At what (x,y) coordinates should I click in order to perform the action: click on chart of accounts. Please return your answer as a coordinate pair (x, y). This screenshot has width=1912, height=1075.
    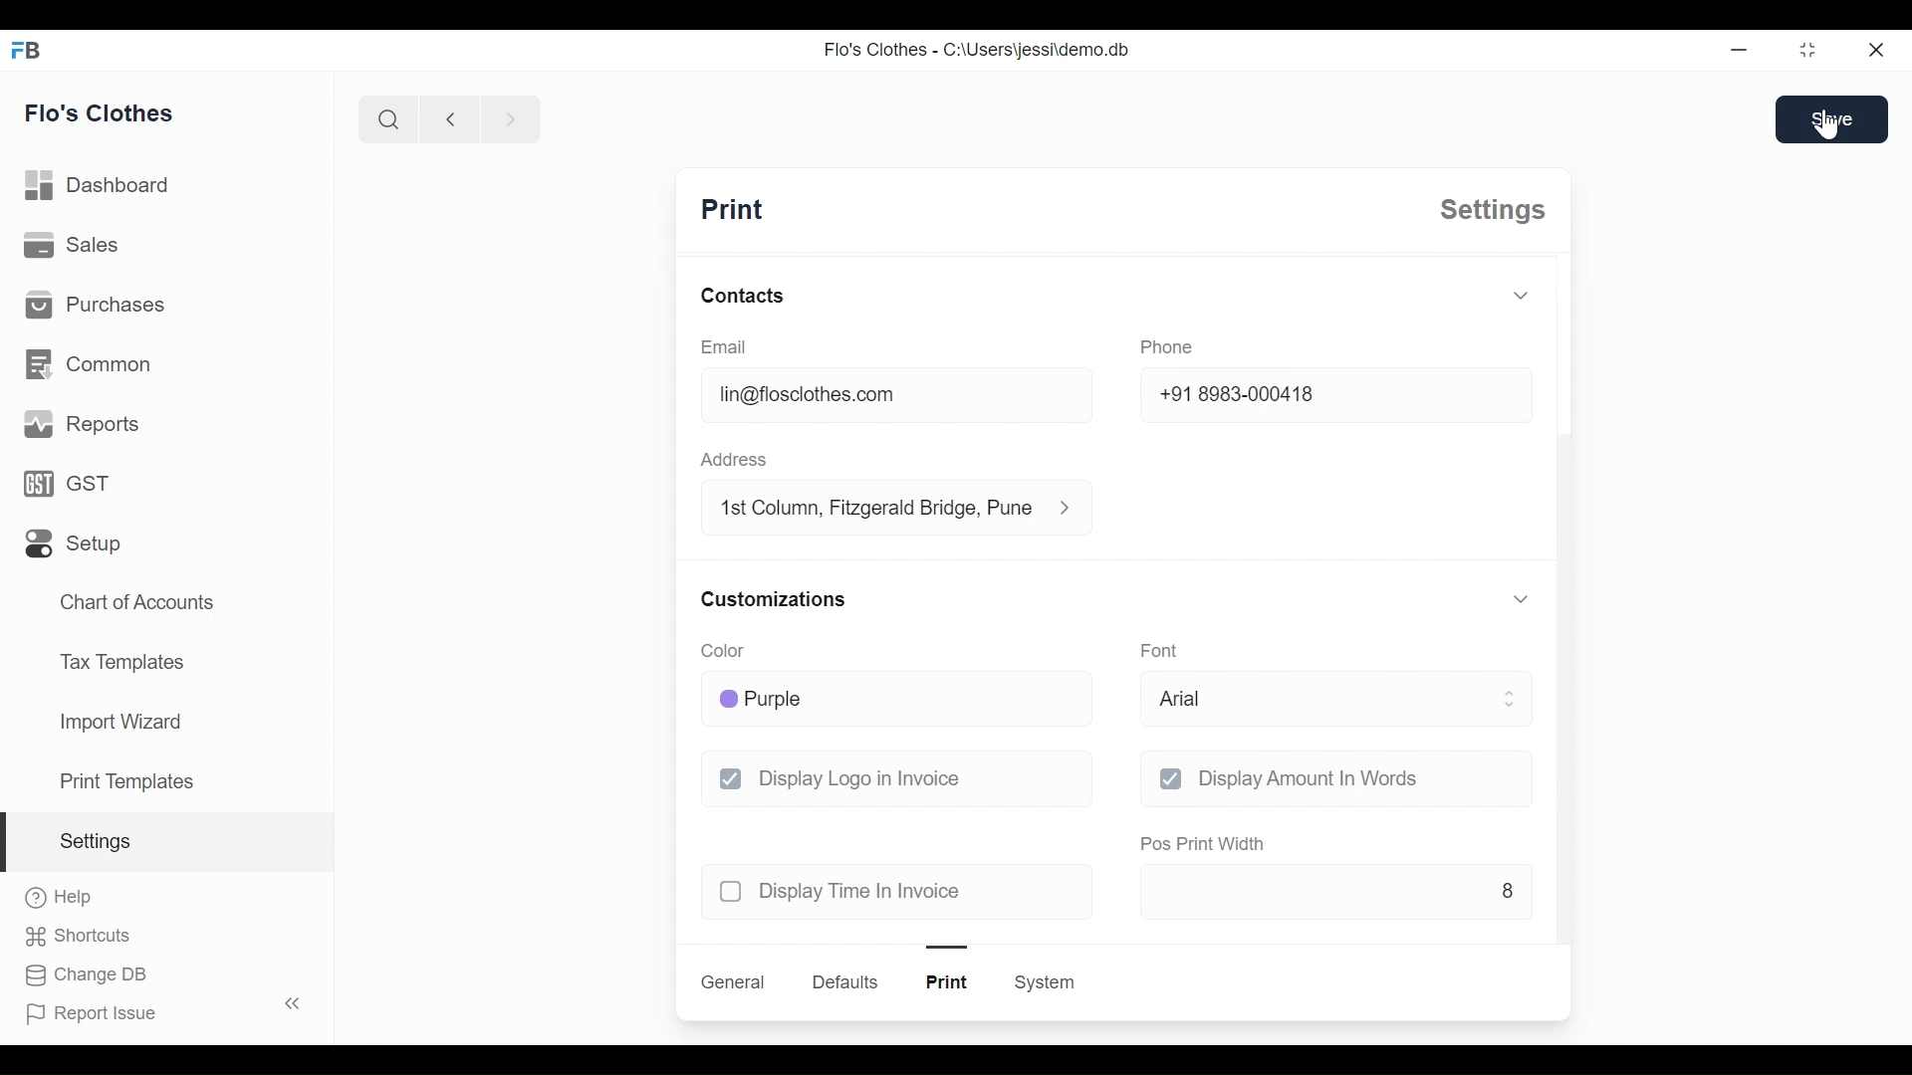
    Looking at the image, I should click on (139, 603).